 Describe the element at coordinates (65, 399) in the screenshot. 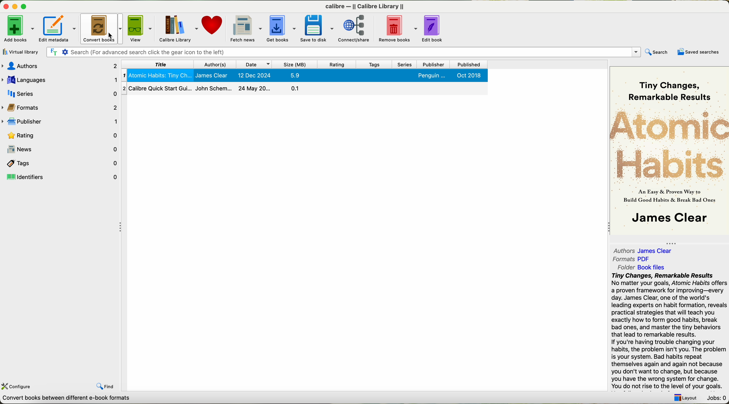

I see `data` at that location.